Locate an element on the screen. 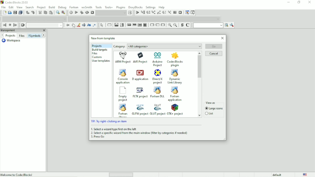  Show options window is located at coordinates (232, 25).